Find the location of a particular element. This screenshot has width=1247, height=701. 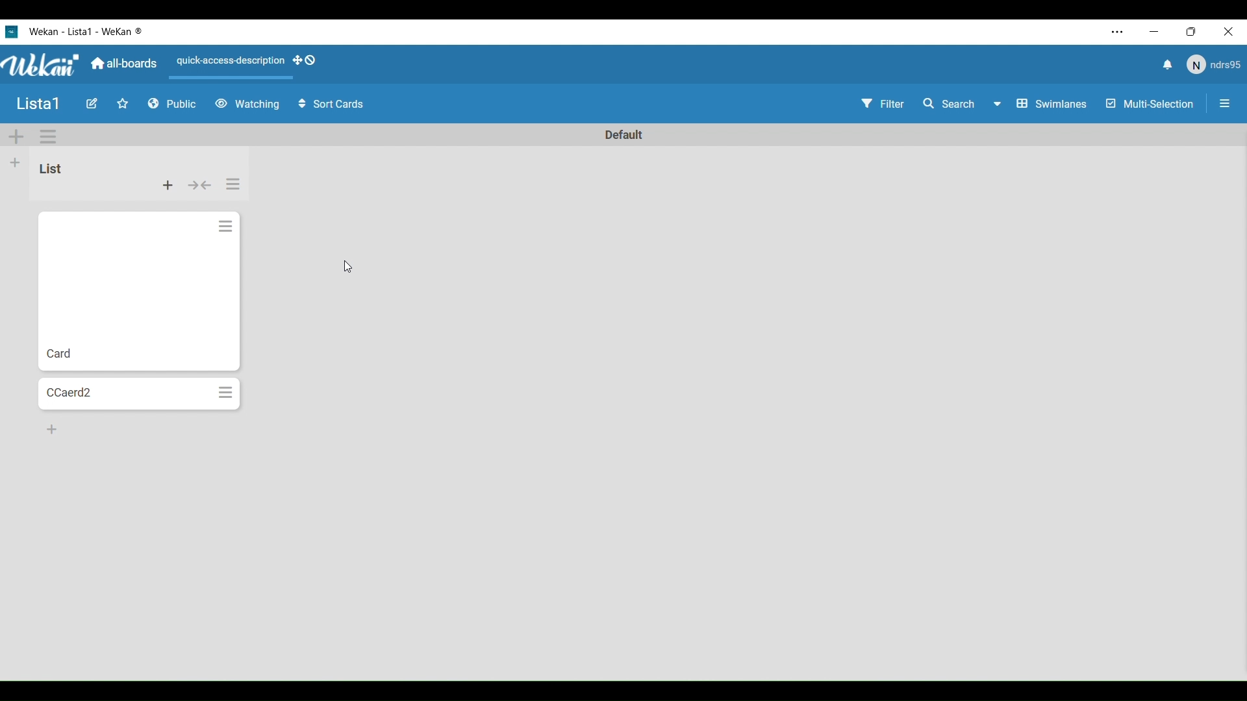

Settings is located at coordinates (234, 184).